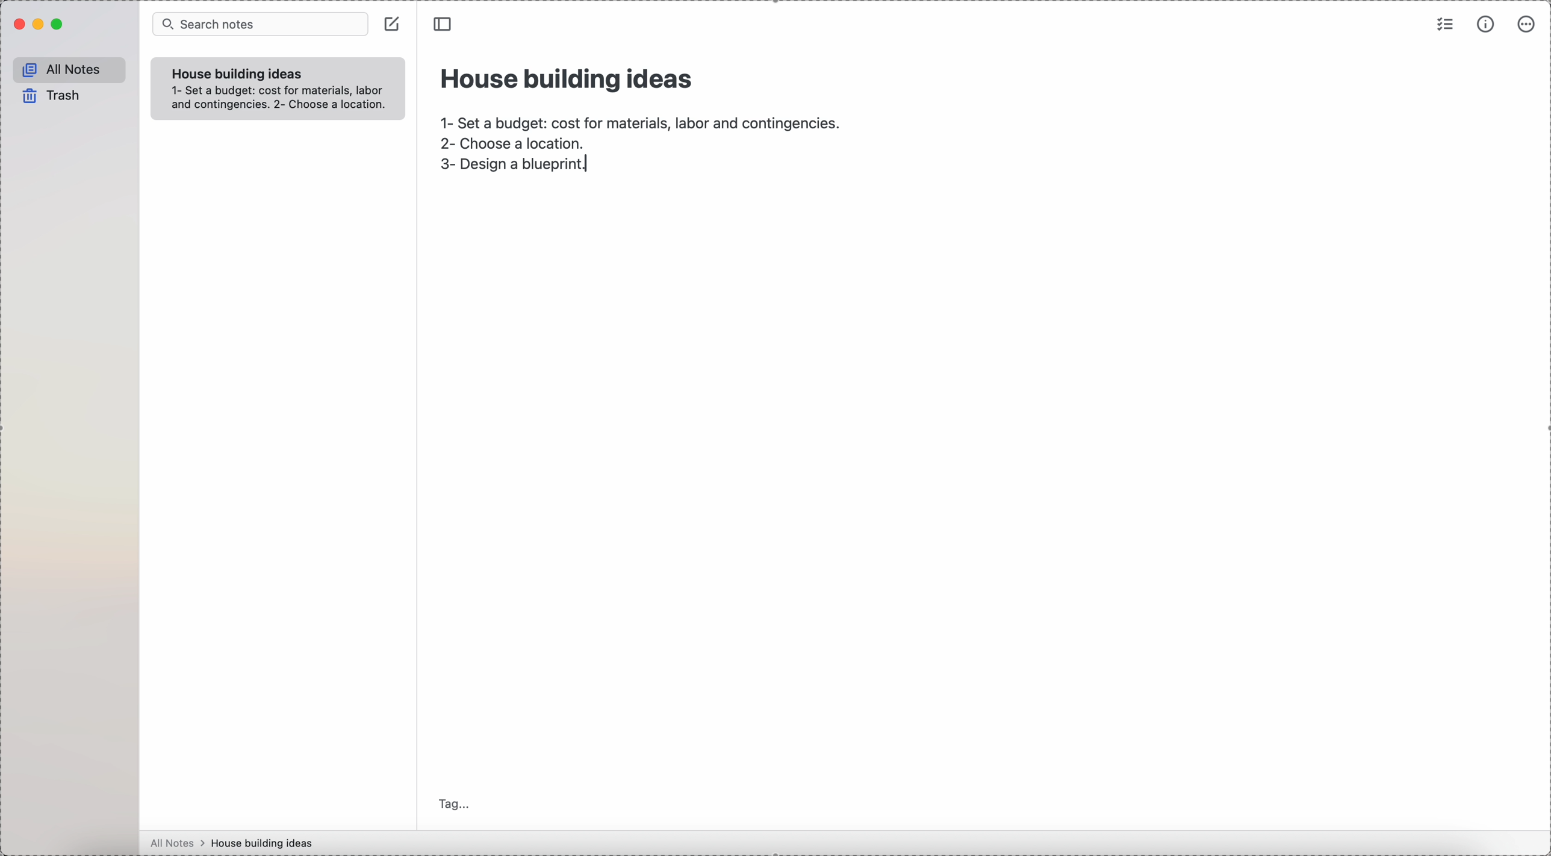 Image resolution: width=1551 pixels, height=856 pixels. I want to click on all notes, so click(178, 843).